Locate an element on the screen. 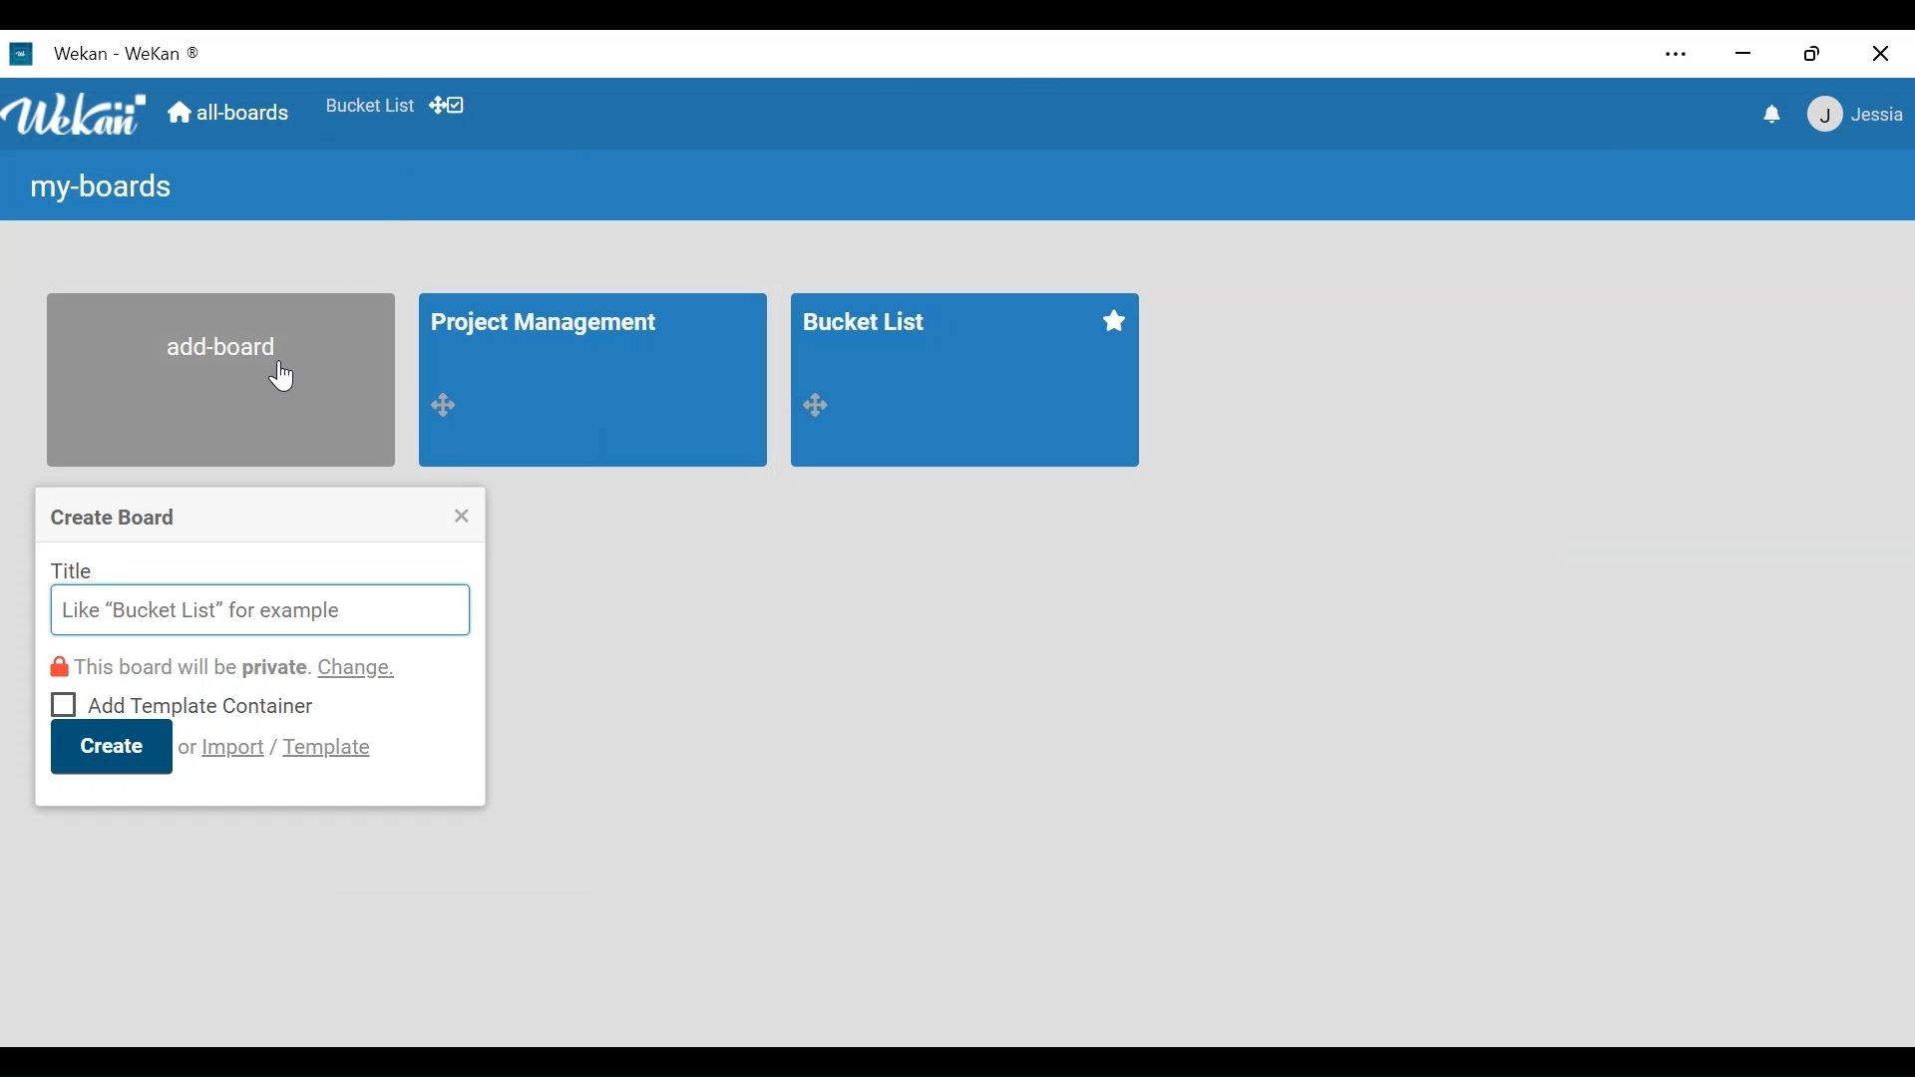 The image size is (1915, 1077). Create is located at coordinates (111, 747).